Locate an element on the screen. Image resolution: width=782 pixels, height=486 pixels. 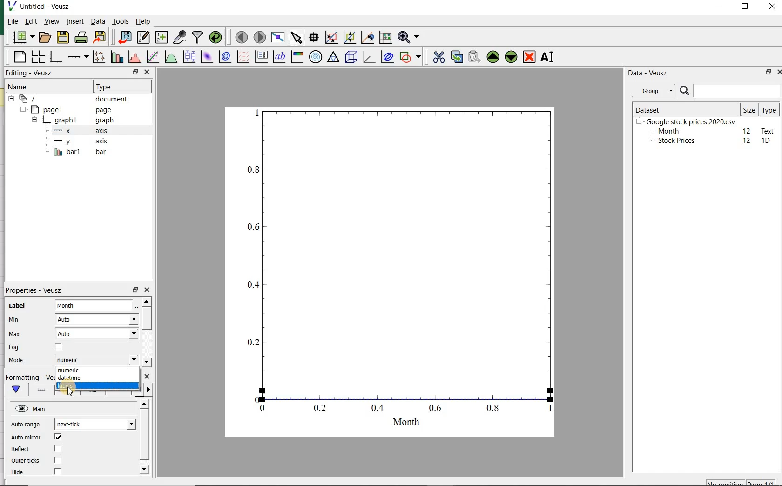
plot bar charts is located at coordinates (115, 58).